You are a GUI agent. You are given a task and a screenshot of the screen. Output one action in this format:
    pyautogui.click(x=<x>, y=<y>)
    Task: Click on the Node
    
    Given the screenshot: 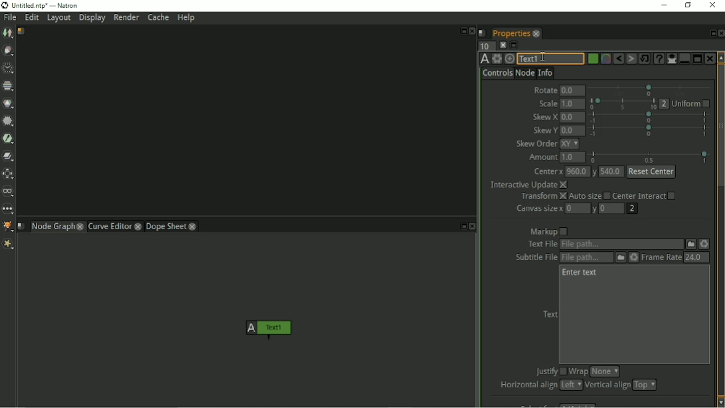 What is the action you would take?
    pyautogui.click(x=524, y=72)
    